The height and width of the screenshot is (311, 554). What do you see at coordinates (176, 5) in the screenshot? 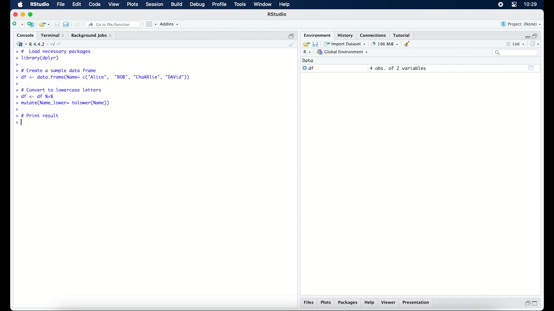
I see `build` at bounding box center [176, 5].